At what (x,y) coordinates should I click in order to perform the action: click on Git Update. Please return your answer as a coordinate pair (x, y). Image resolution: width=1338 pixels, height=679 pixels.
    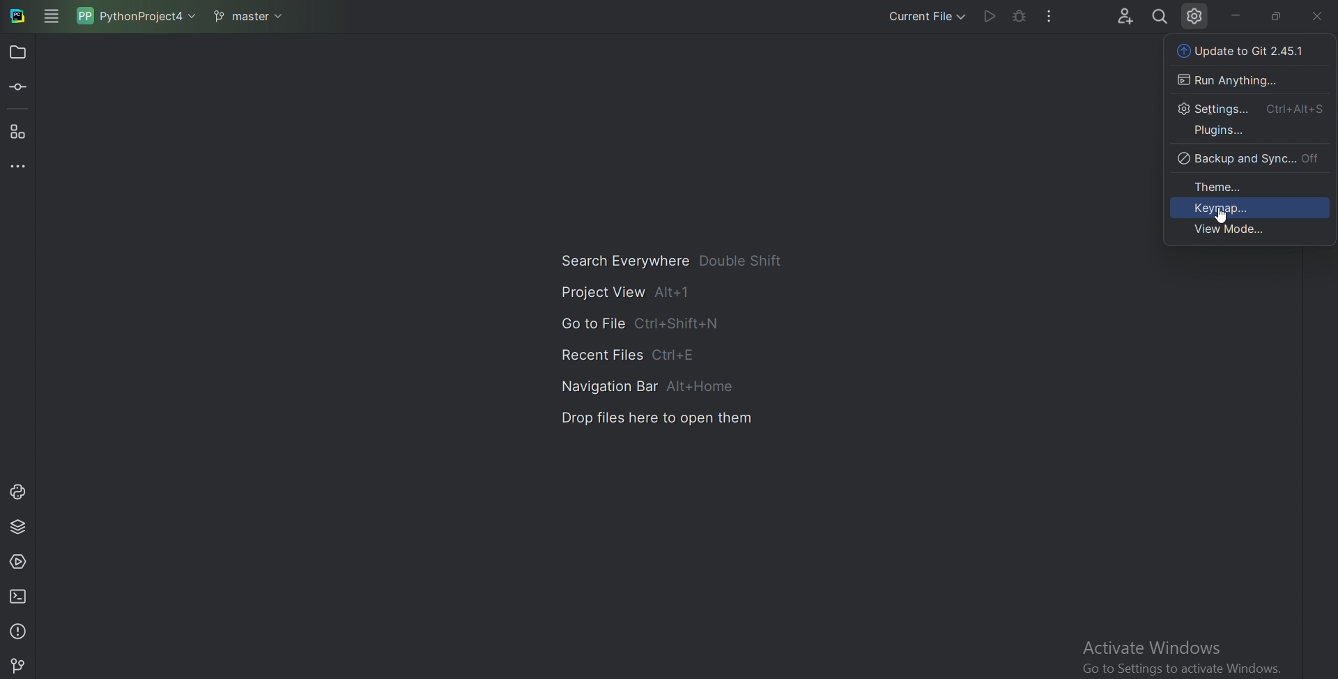
    Looking at the image, I should click on (1245, 52).